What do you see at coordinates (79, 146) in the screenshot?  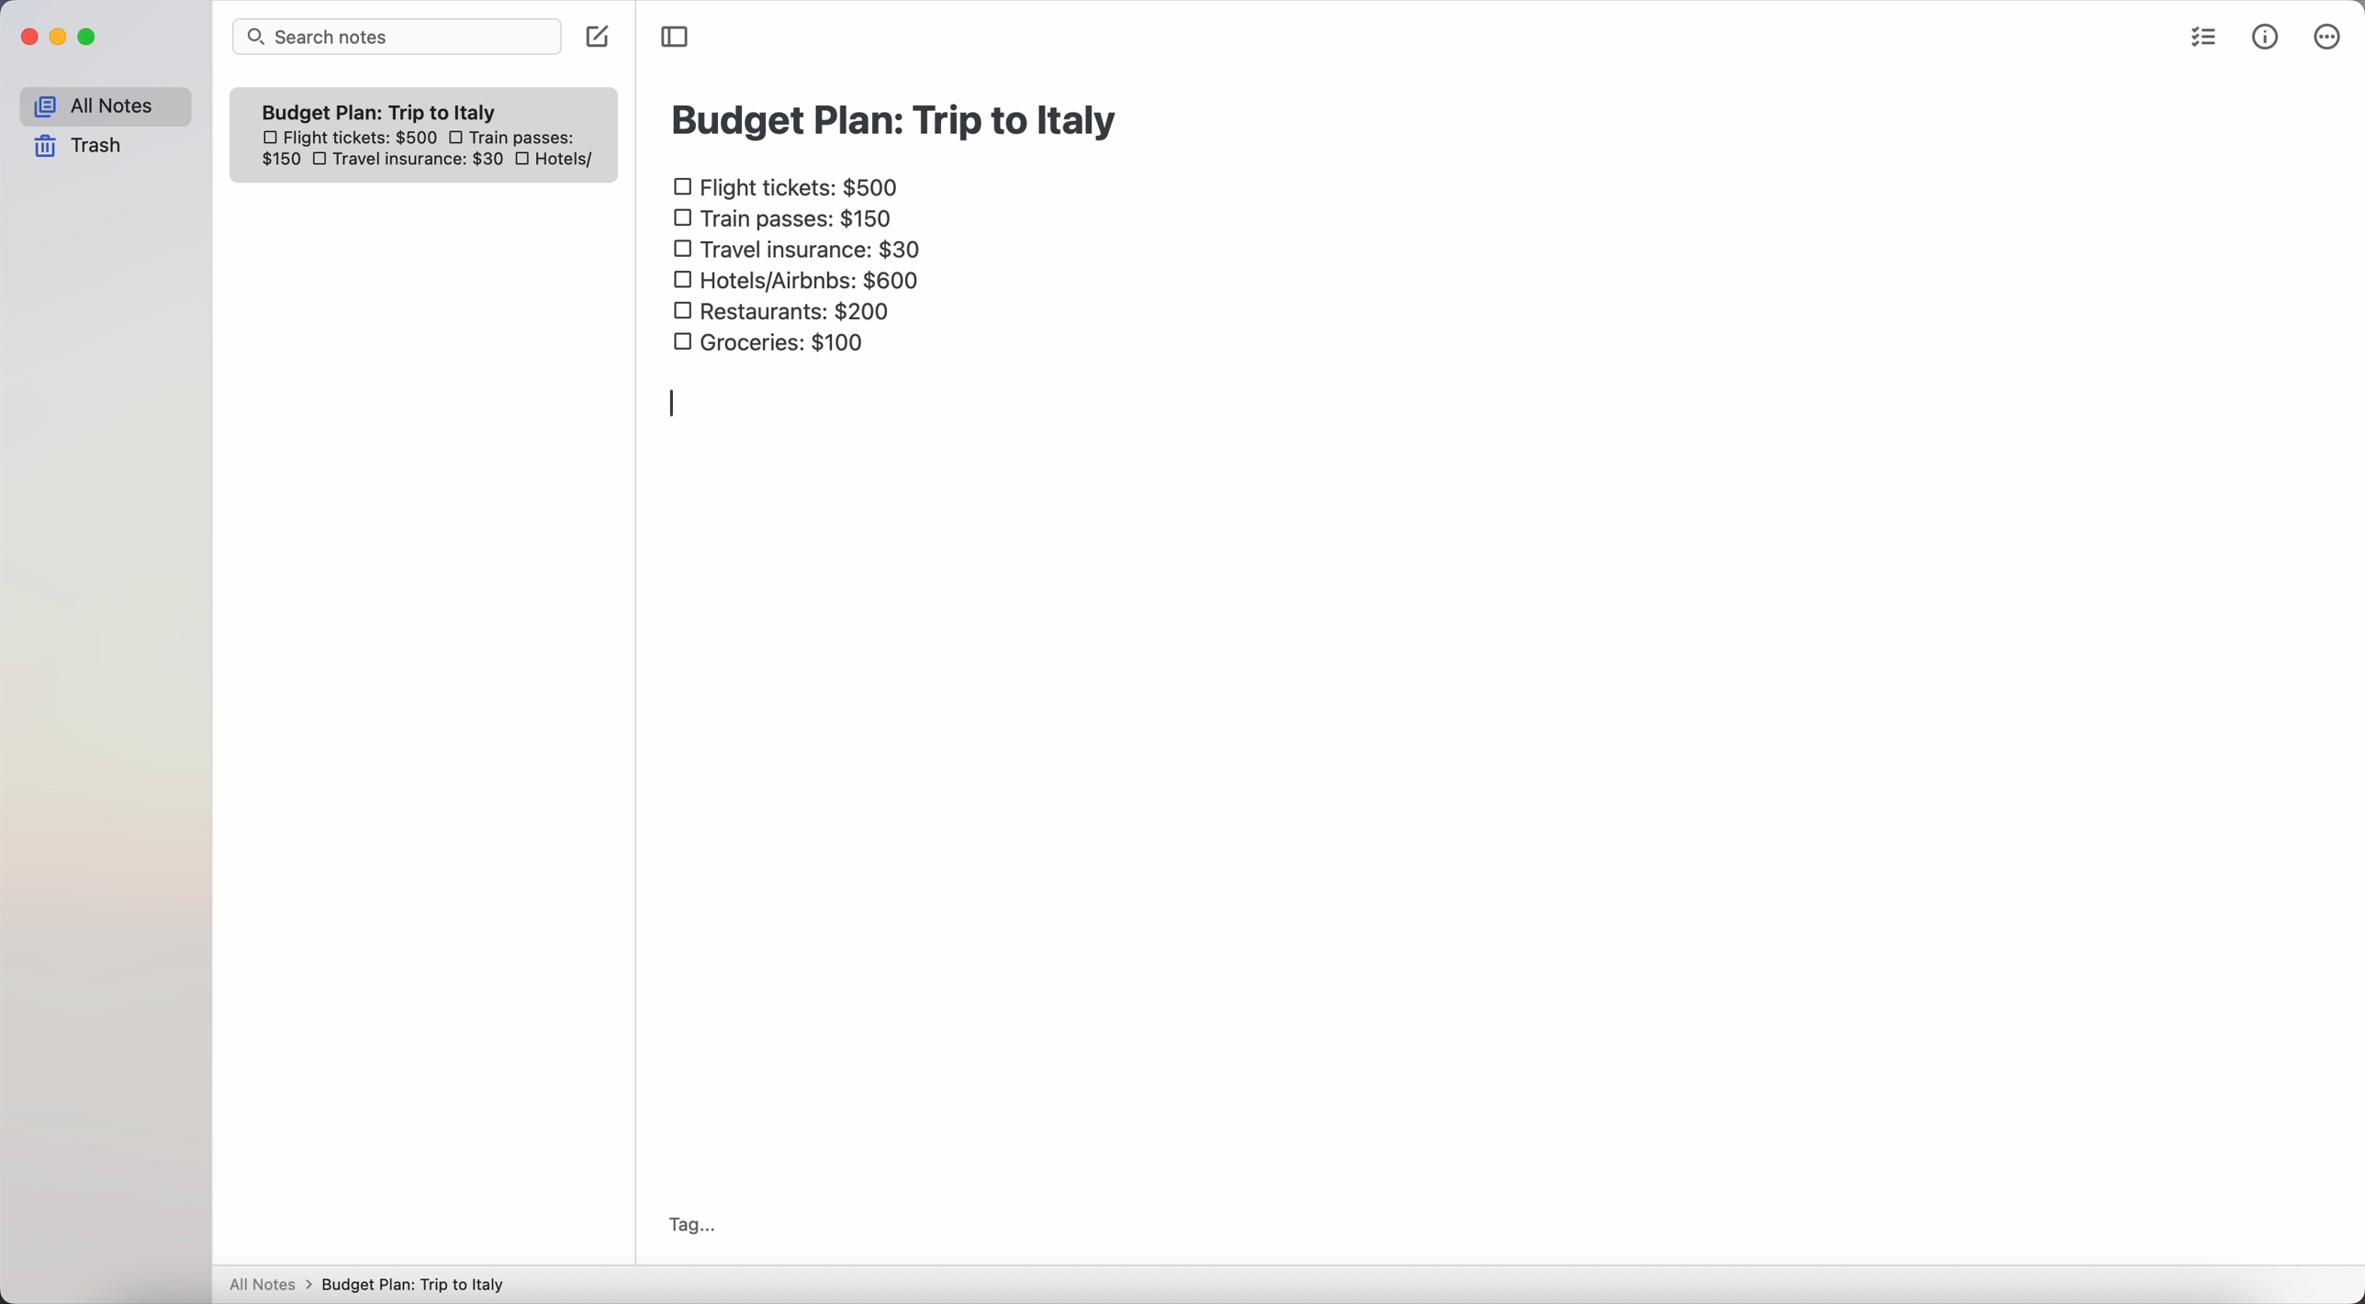 I see `trash` at bounding box center [79, 146].